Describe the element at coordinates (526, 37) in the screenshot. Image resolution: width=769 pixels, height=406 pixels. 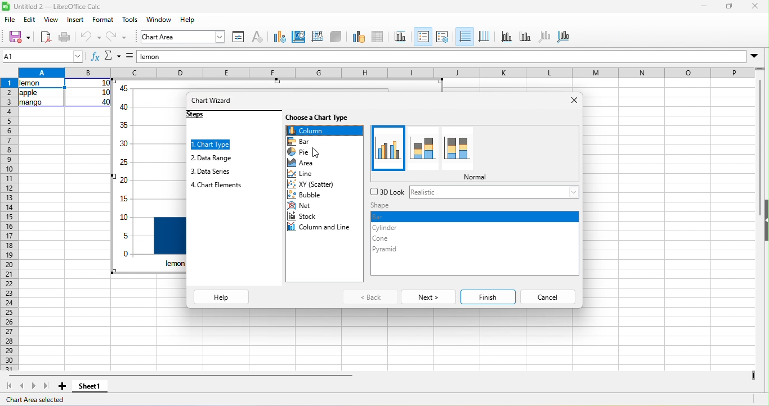
I see `y axis` at that location.